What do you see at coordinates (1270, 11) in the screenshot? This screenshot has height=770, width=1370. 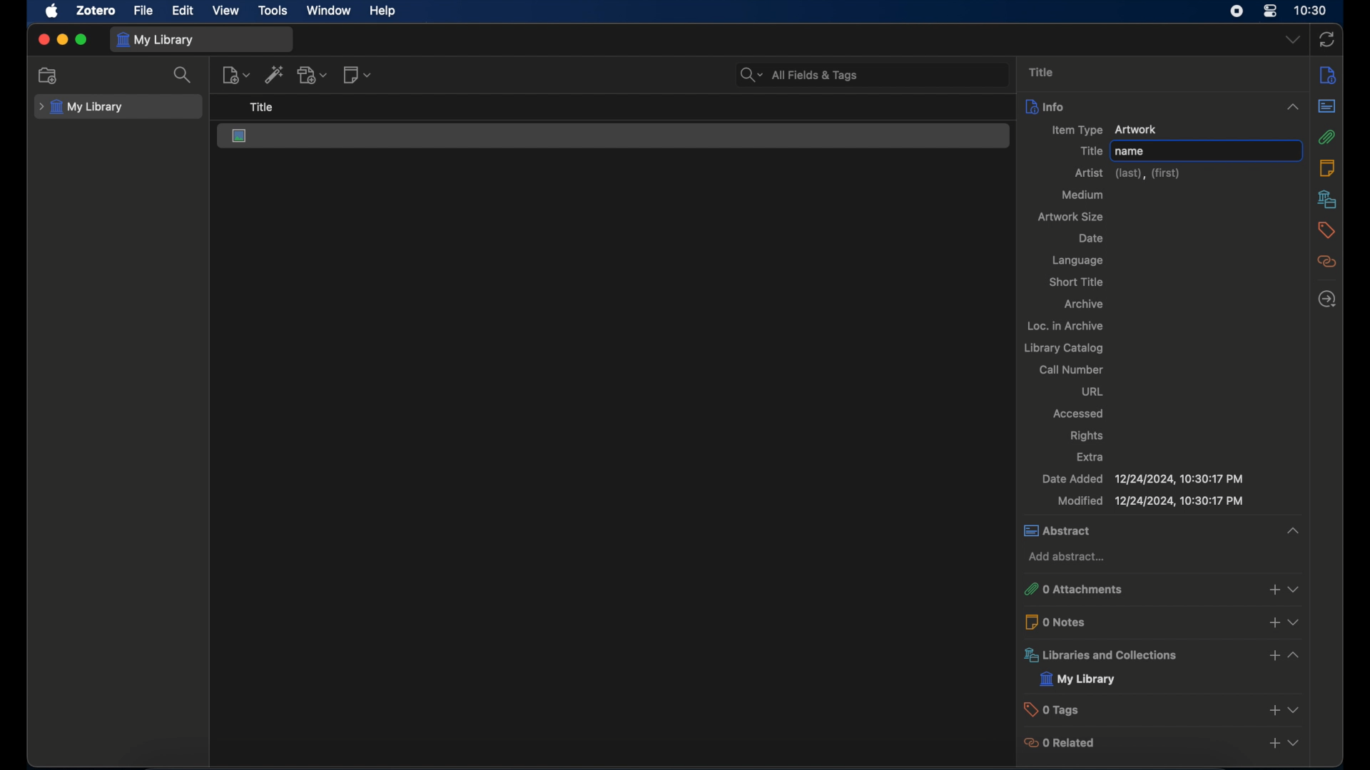 I see `control center` at bounding box center [1270, 11].